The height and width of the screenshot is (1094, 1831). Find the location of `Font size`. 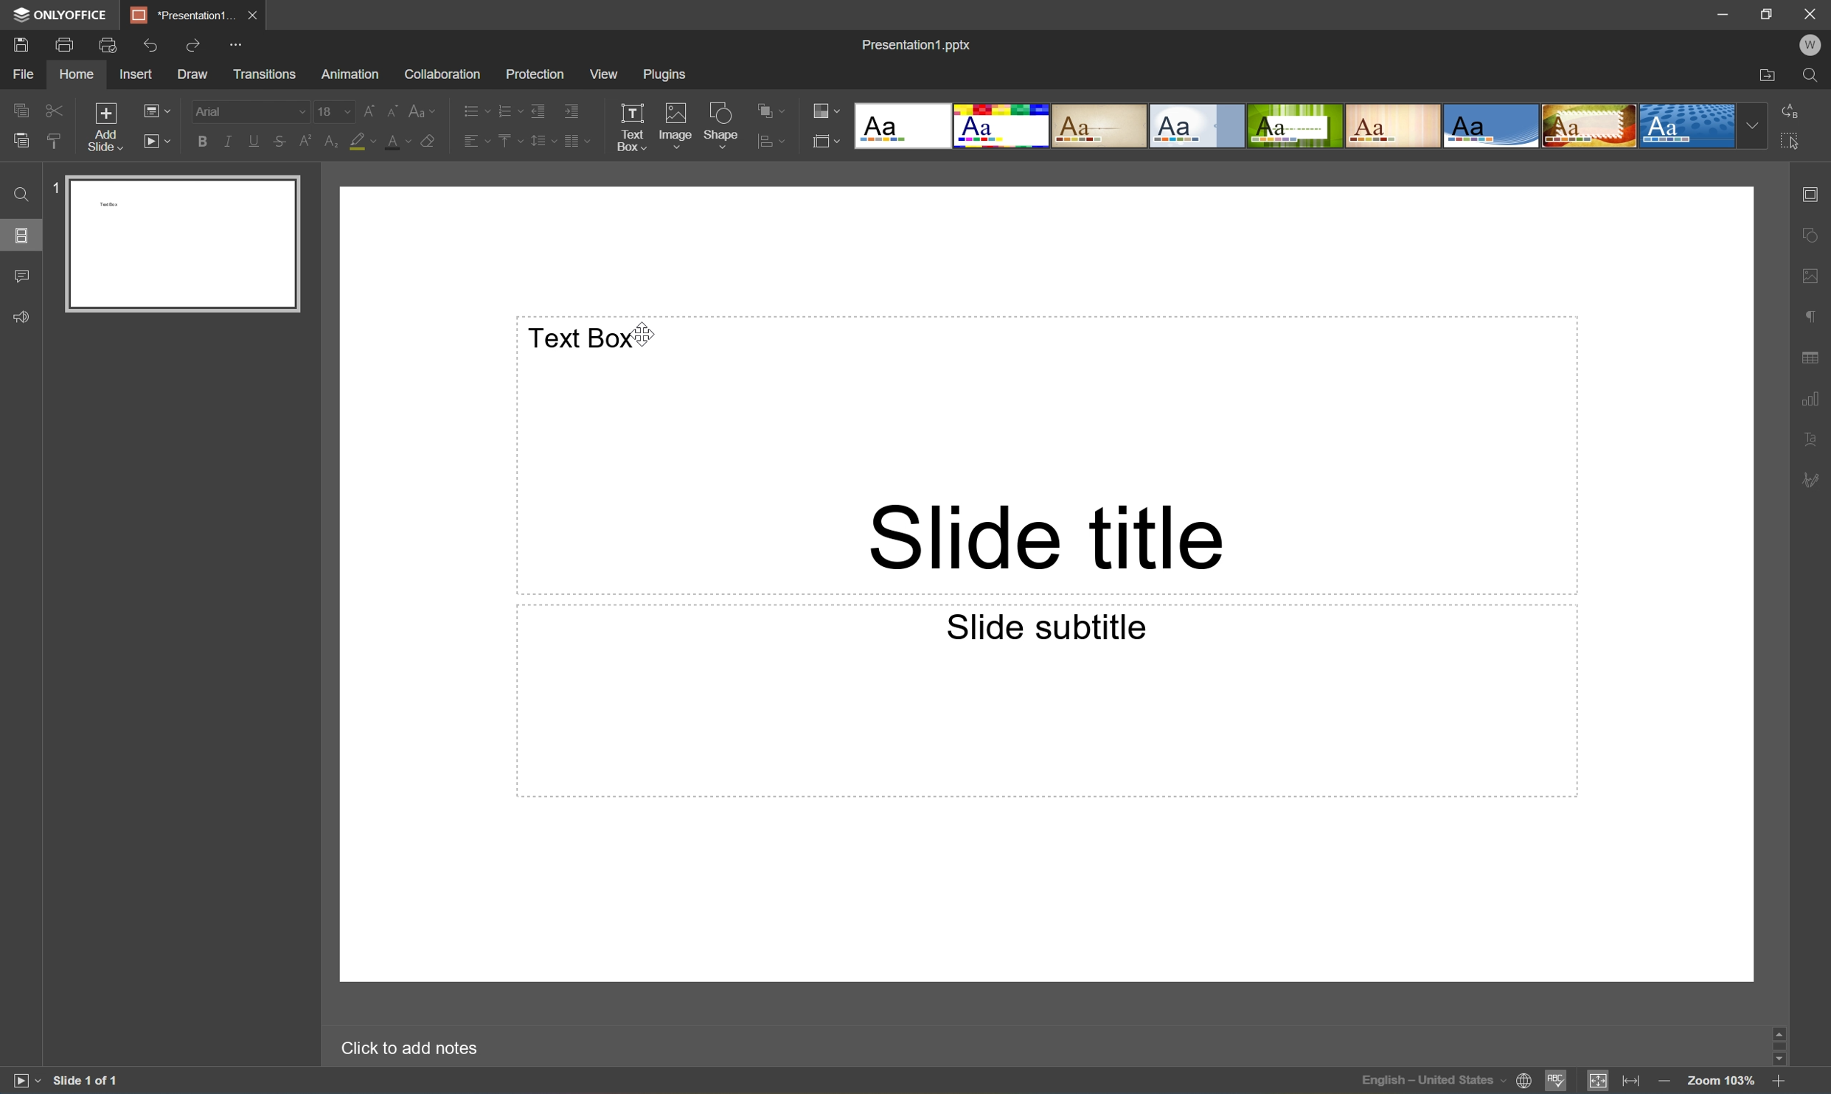

Font size is located at coordinates (334, 110).